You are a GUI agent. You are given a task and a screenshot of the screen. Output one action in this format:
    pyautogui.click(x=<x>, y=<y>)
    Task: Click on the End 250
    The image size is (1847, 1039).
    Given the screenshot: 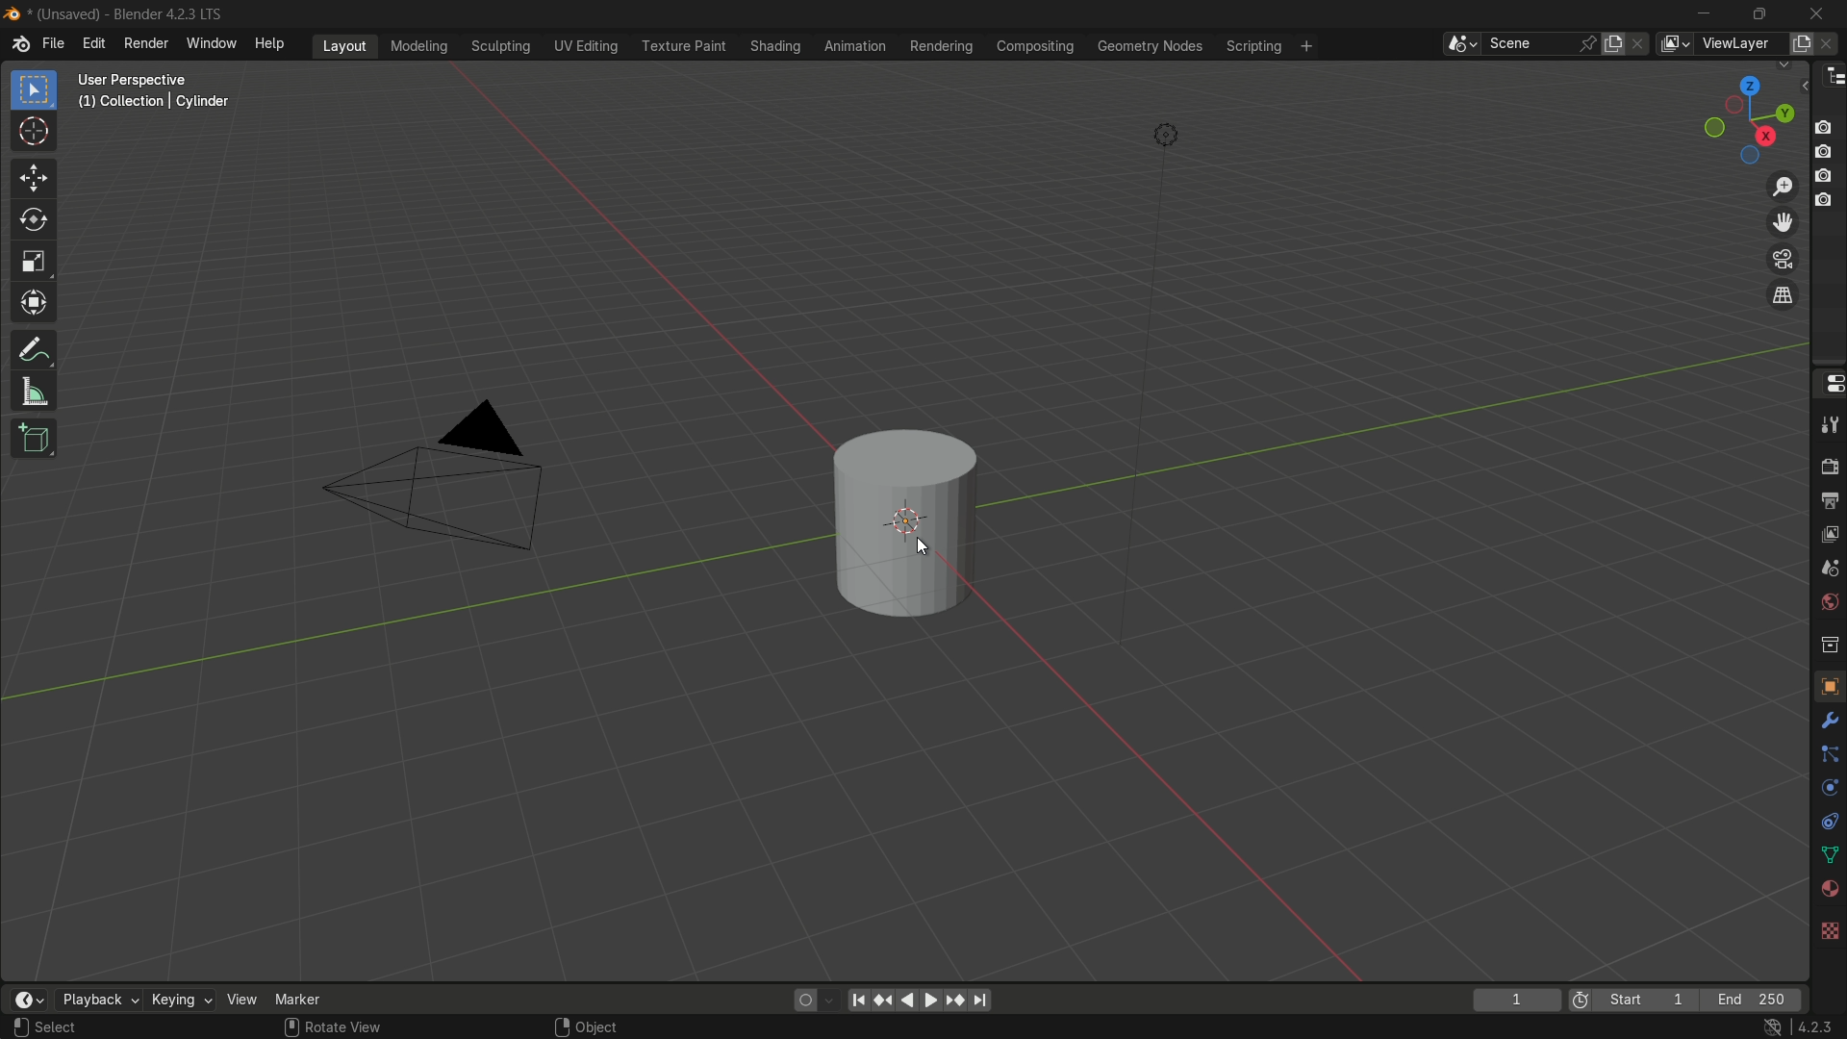 What is the action you would take?
    pyautogui.click(x=1756, y=1000)
    